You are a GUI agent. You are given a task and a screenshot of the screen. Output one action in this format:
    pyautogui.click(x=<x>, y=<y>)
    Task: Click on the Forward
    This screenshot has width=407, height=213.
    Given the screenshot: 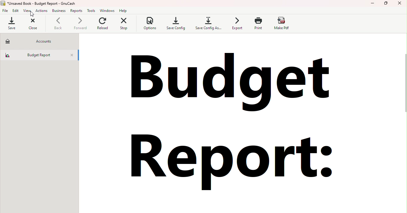 What is the action you would take?
    pyautogui.click(x=80, y=25)
    